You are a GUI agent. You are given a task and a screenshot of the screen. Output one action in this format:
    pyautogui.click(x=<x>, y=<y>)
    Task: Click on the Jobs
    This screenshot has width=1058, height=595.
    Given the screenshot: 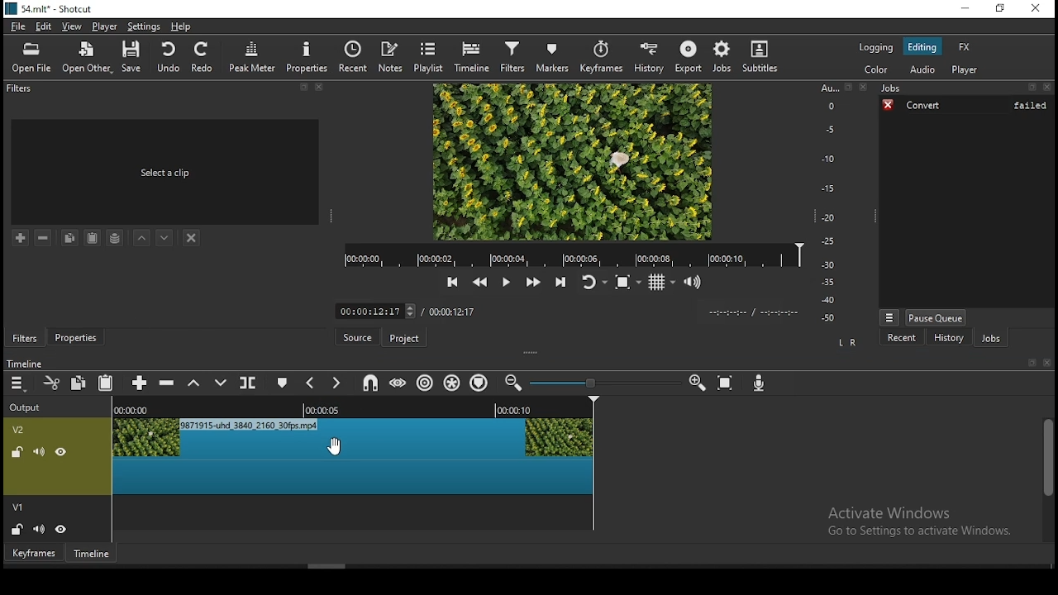 What is the action you would take?
    pyautogui.click(x=965, y=88)
    